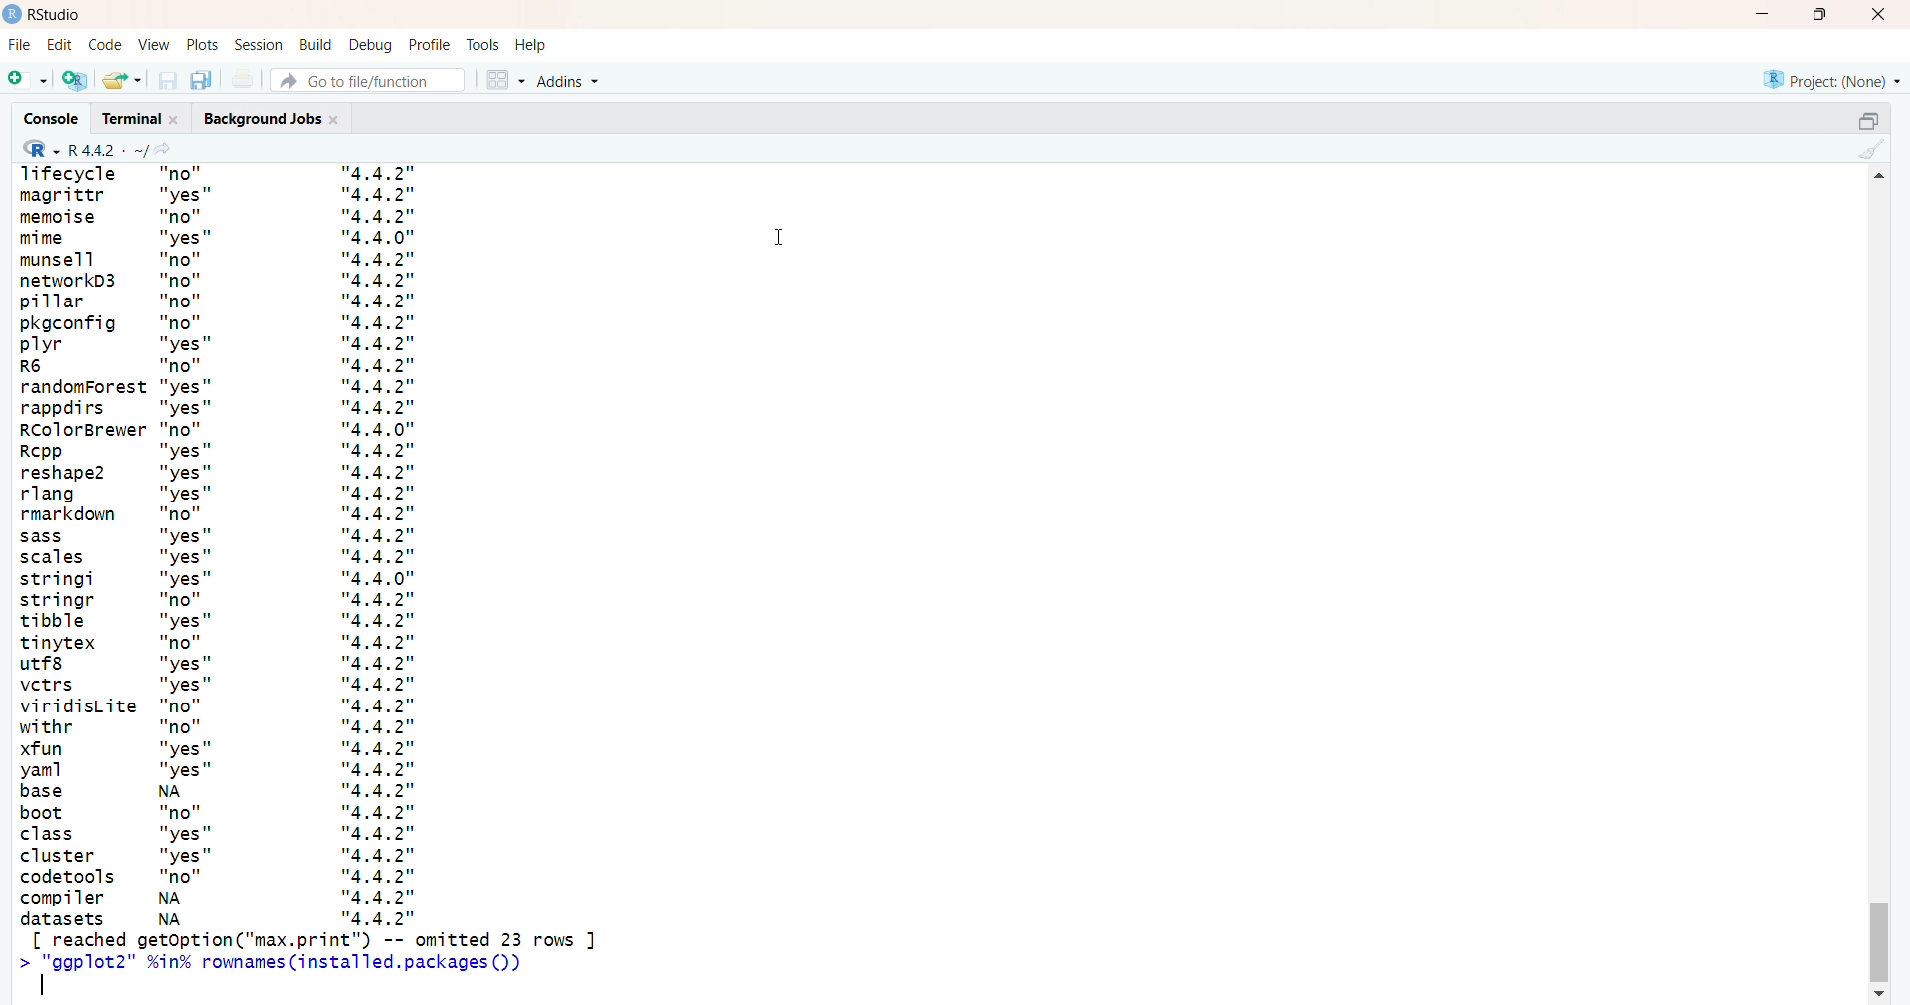  Describe the element at coordinates (123, 79) in the screenshot. I see `open an existing file` at that location.